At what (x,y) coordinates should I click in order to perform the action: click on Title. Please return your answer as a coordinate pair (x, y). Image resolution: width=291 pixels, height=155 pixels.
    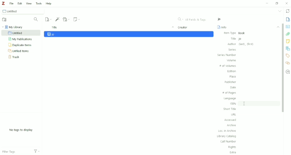
    Looking at the image, I should click on (112, 27).